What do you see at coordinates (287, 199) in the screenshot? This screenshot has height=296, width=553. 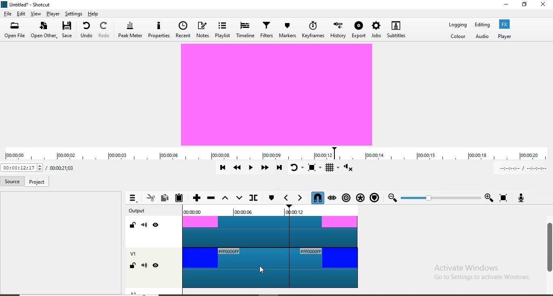 I see `Previous marker` at bounding box center [287, 199].